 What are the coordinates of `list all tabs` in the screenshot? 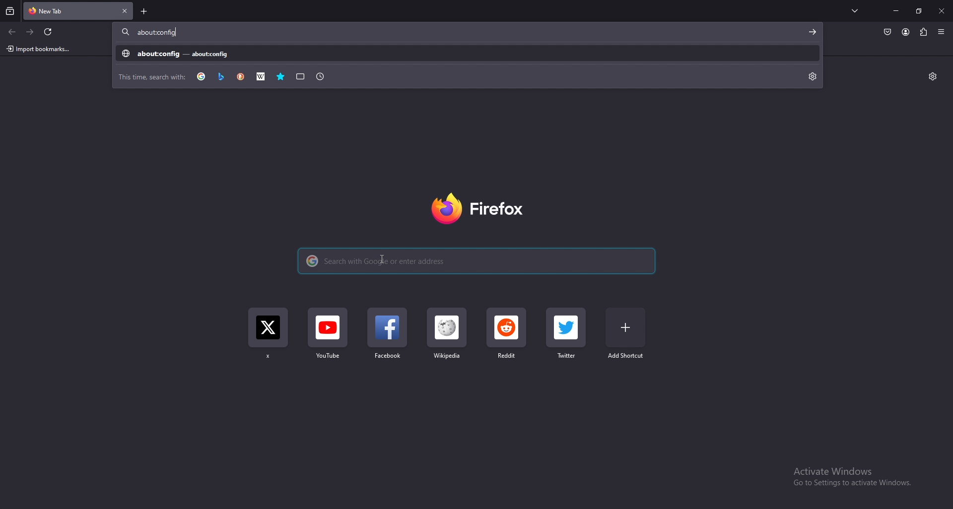 It's located at (856, 10).